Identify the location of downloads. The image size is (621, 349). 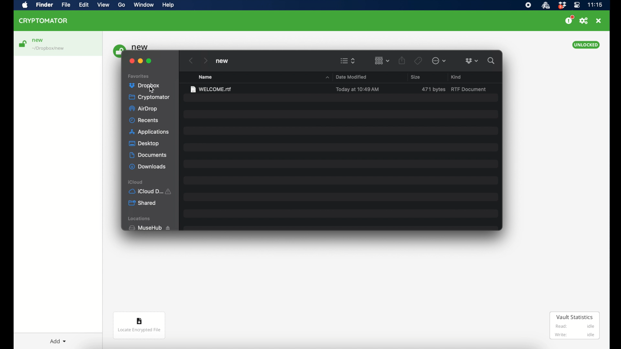
(147, 167).